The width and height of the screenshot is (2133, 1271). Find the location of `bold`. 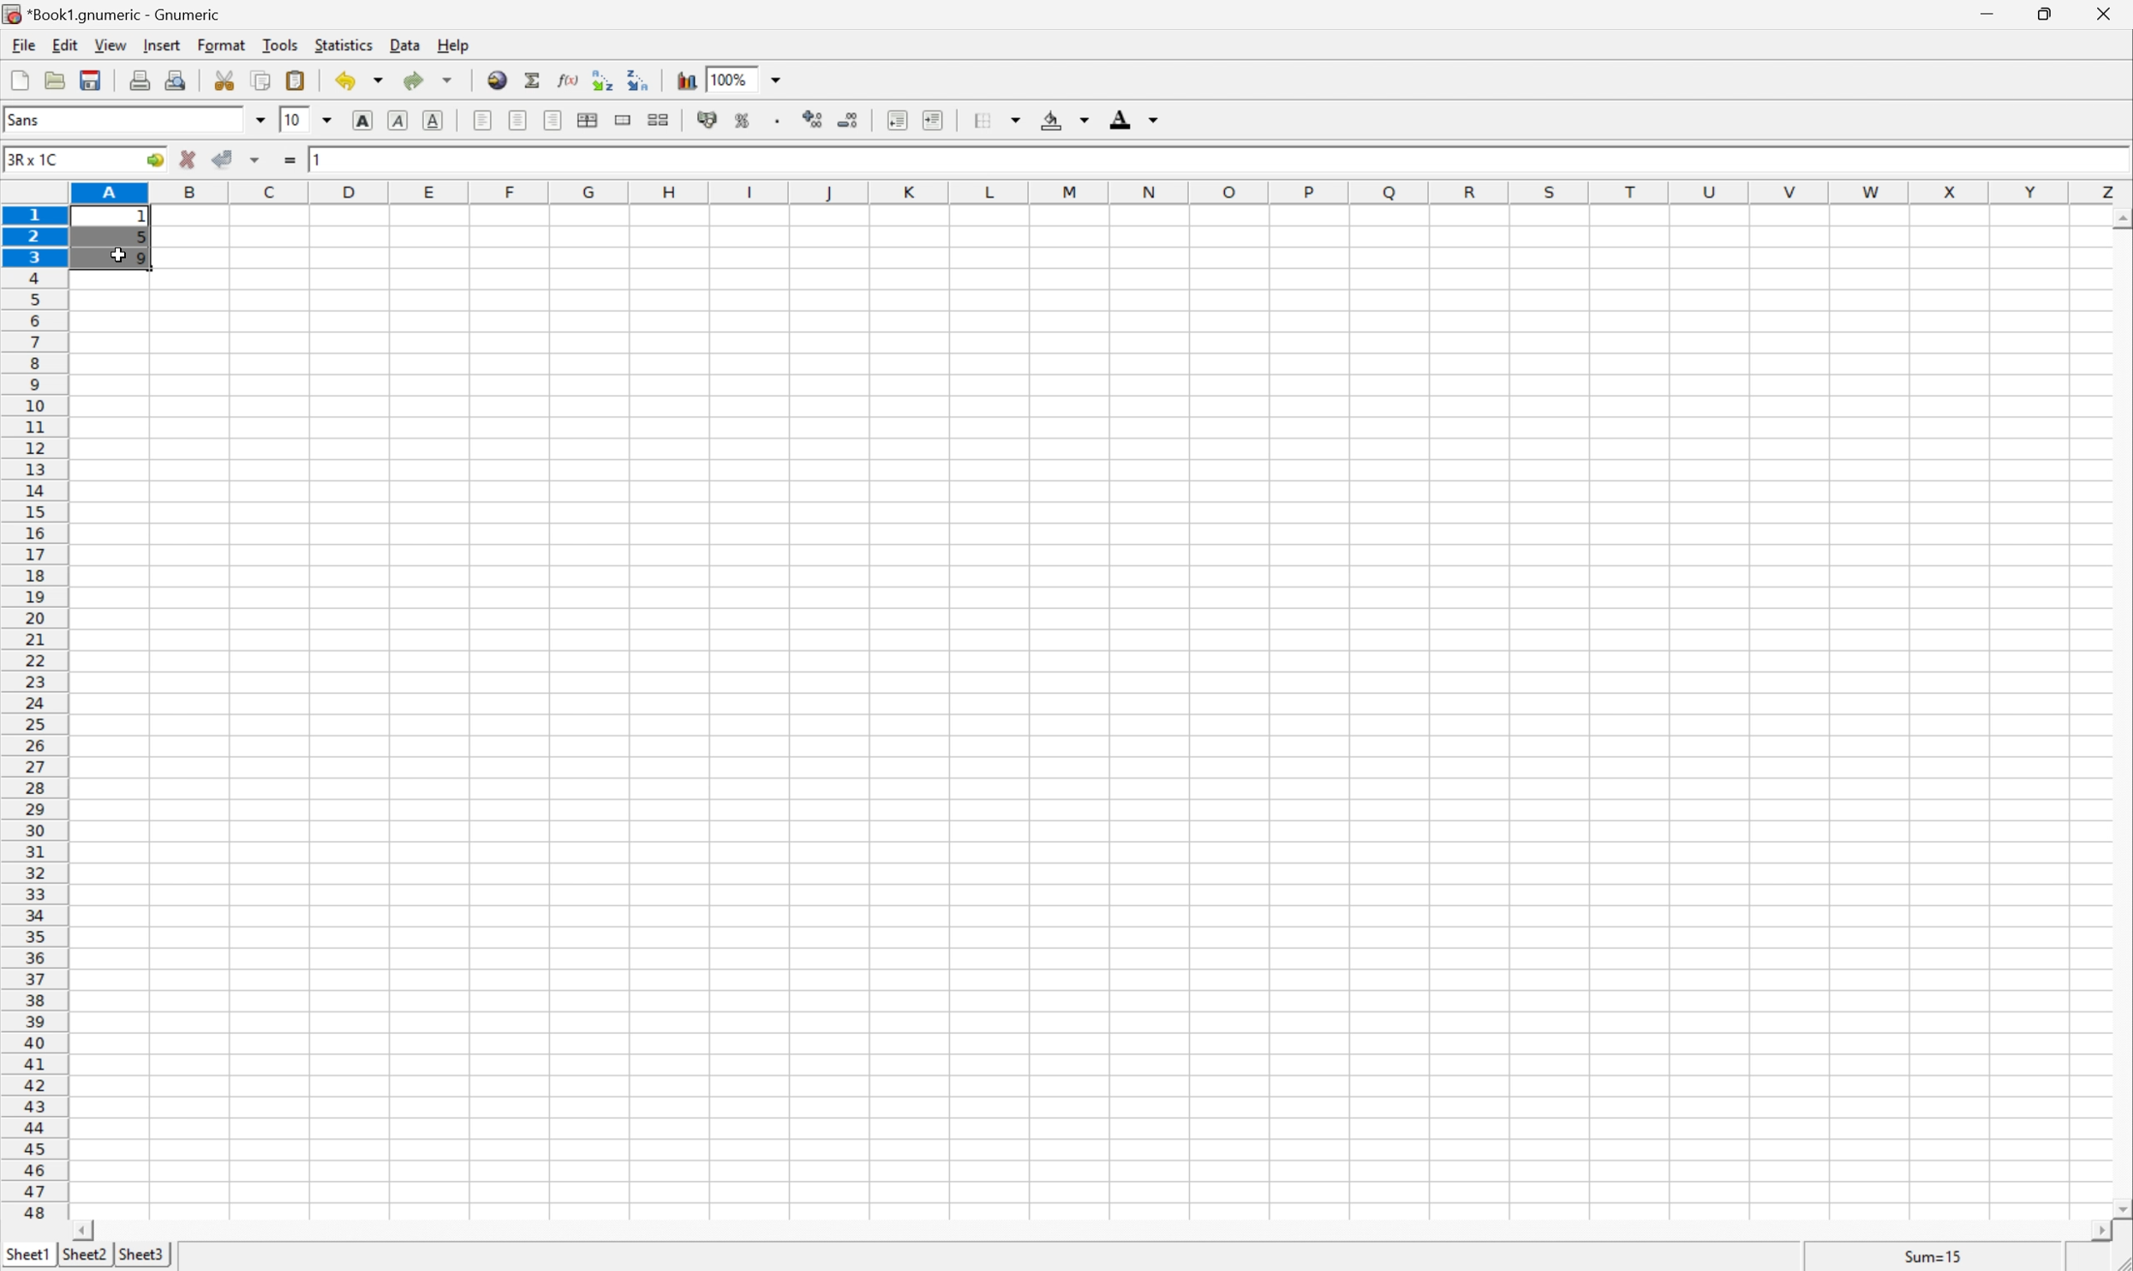

bold is located at coordinates (367, 121).